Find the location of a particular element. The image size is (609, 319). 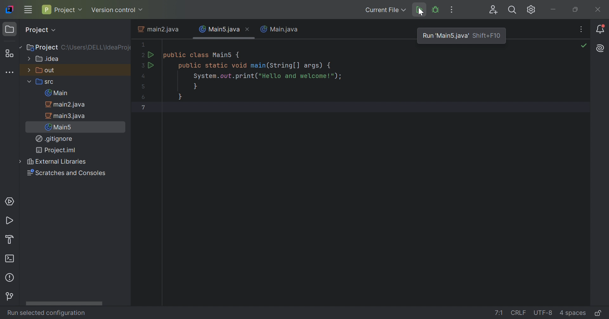

7 is located at coordinates (144, 107).